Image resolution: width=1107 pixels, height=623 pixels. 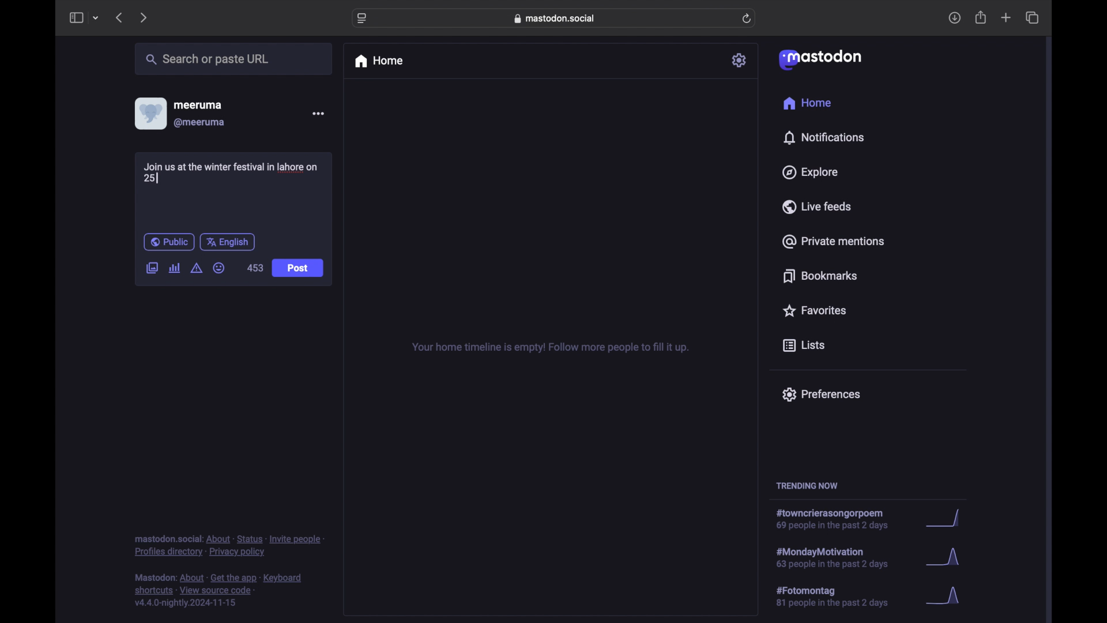 What do you see at coordinates (318, 114) in the screenshot?
I see `more options` at bounding box center [318, 114].